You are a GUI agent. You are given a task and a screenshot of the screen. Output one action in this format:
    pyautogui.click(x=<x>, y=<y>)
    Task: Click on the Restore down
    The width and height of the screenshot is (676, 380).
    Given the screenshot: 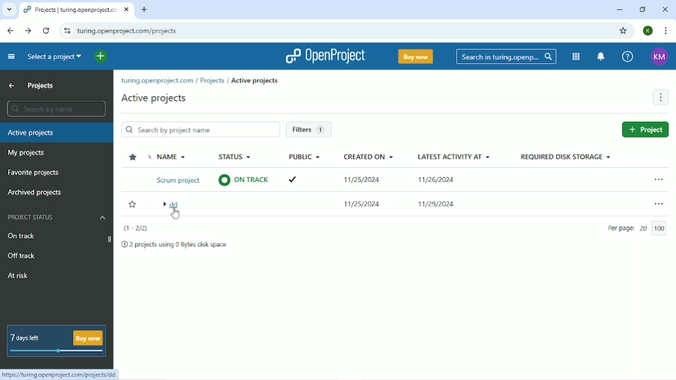 What is the action you would take?
    pyautogui.click(x=641, y=9)
    